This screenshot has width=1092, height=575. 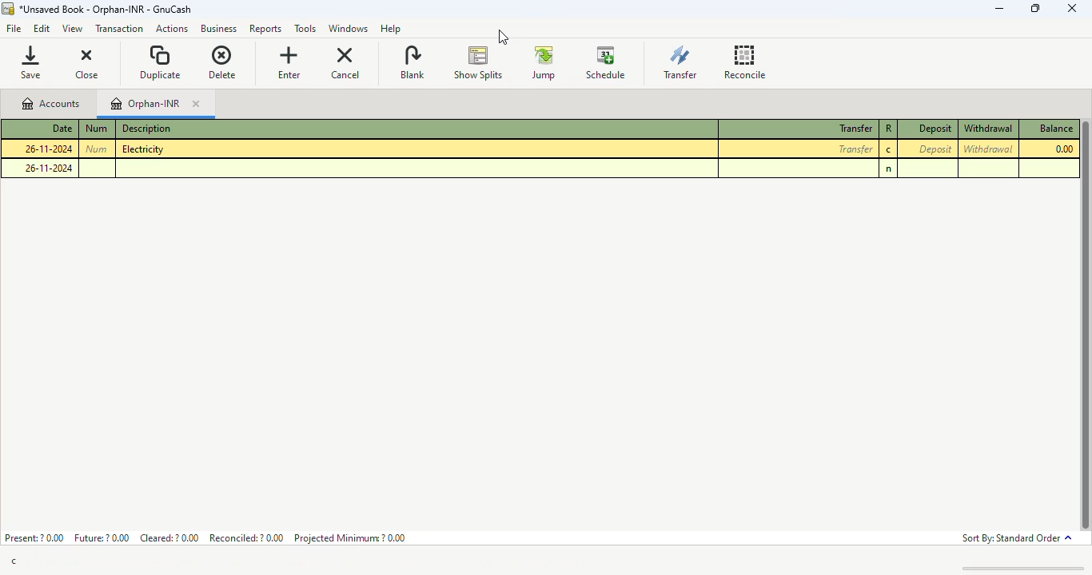 I want to click on cleared, so click(x=889, y=150).